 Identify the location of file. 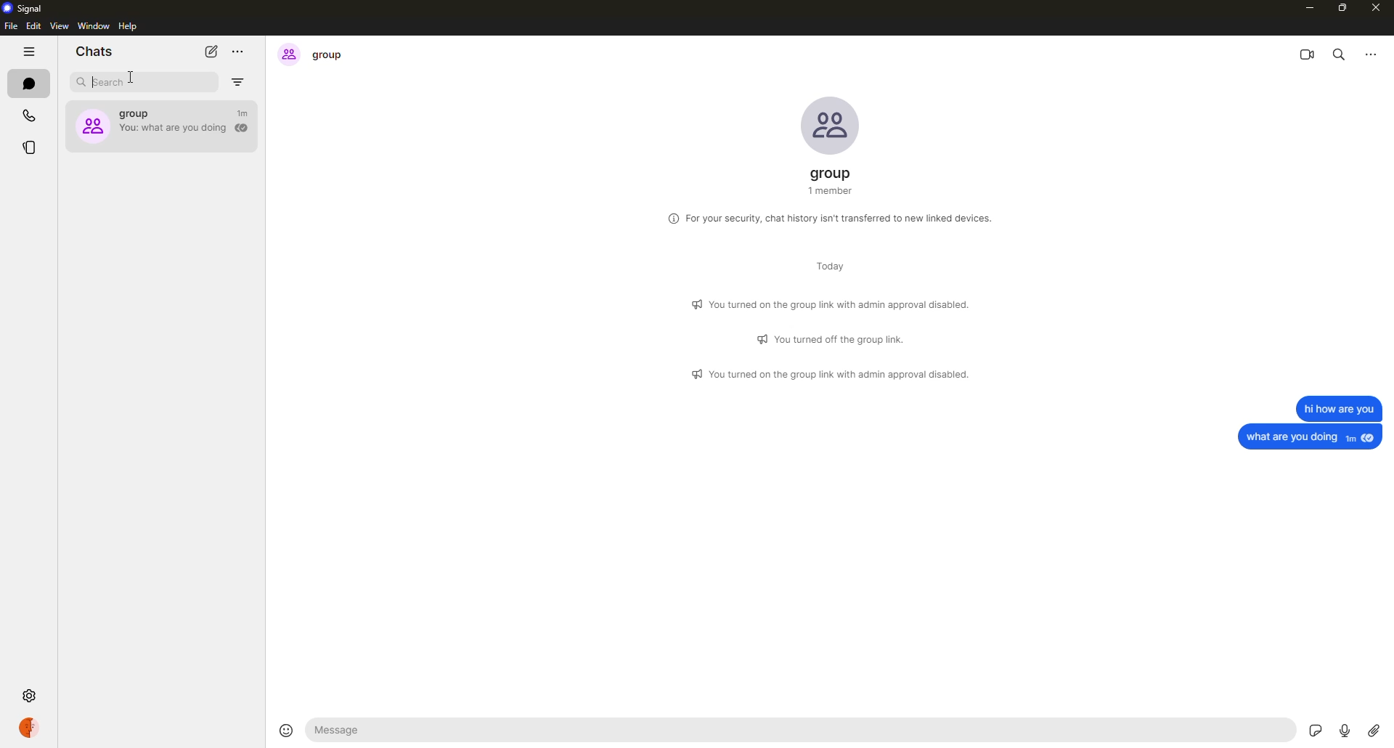
(10, 28).